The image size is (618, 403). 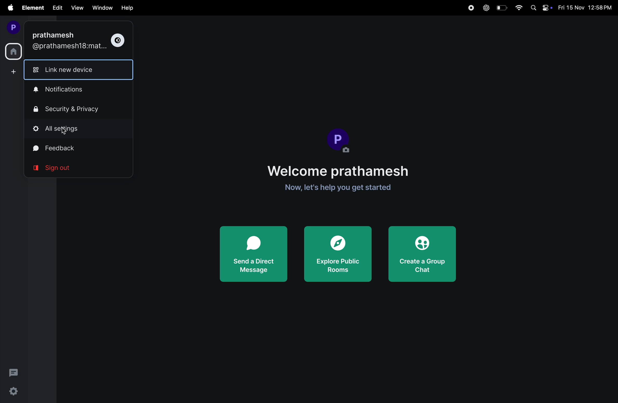 I want to click on window, so click(x=101, y=7).